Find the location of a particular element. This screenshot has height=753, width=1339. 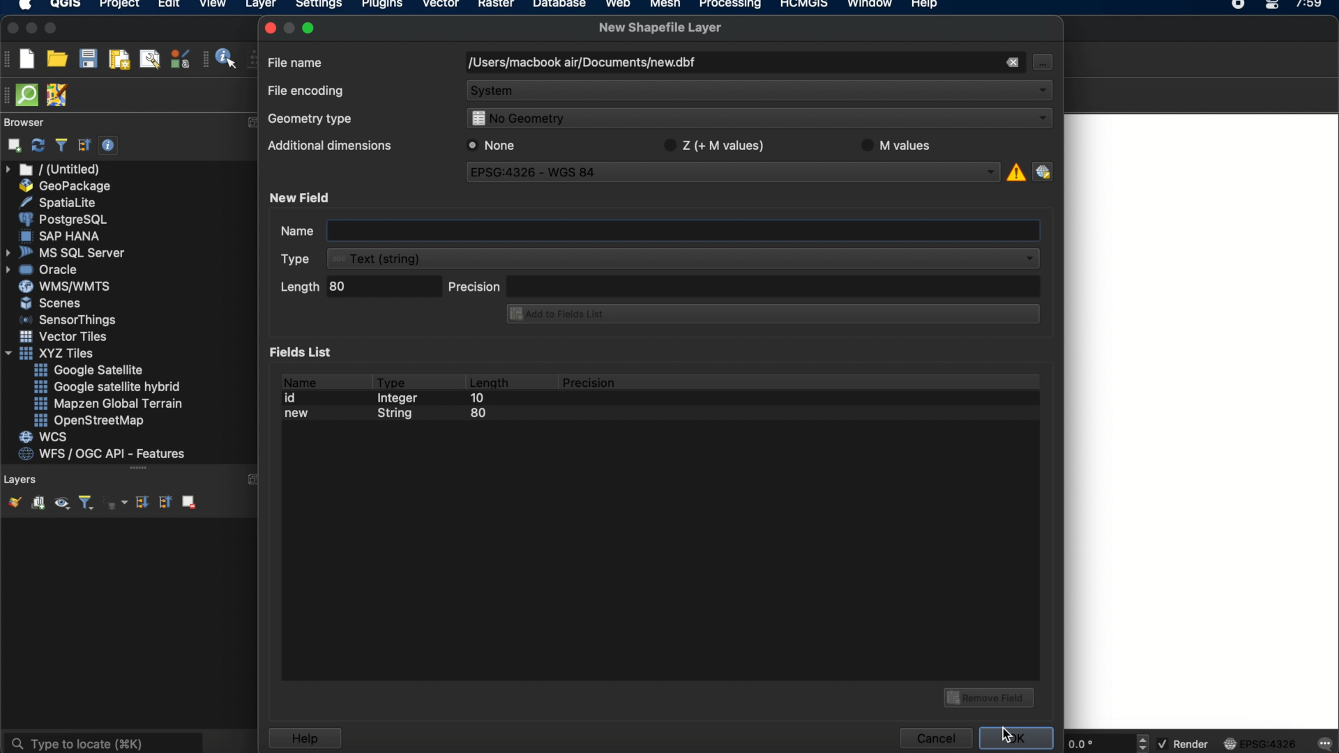

google satellite hybrid is located at coordinates (109, 387).